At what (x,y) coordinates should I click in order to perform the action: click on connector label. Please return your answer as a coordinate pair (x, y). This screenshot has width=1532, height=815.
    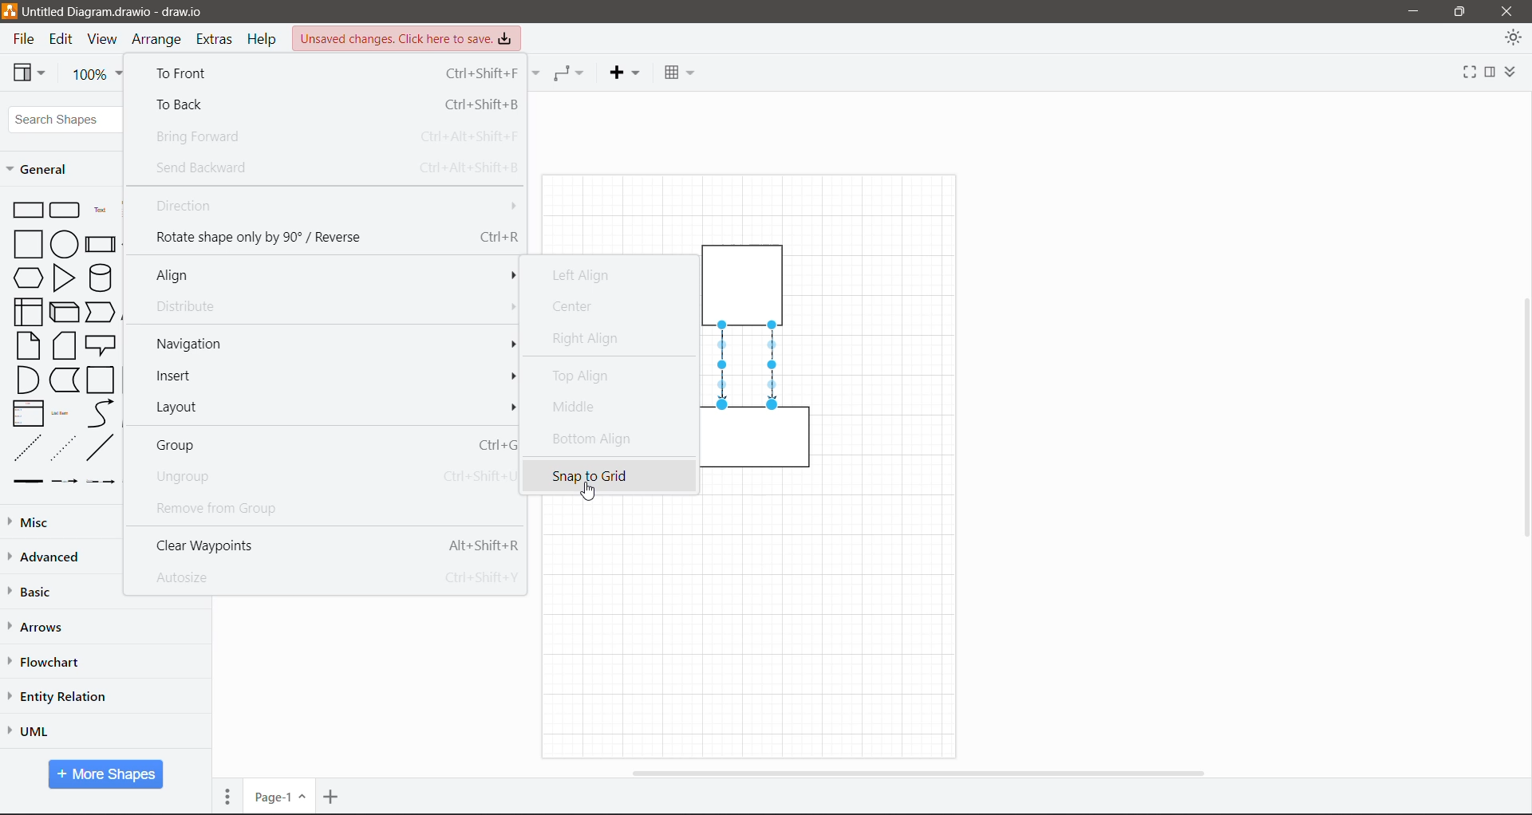
    Looking at the image, I should click on (65, 481).